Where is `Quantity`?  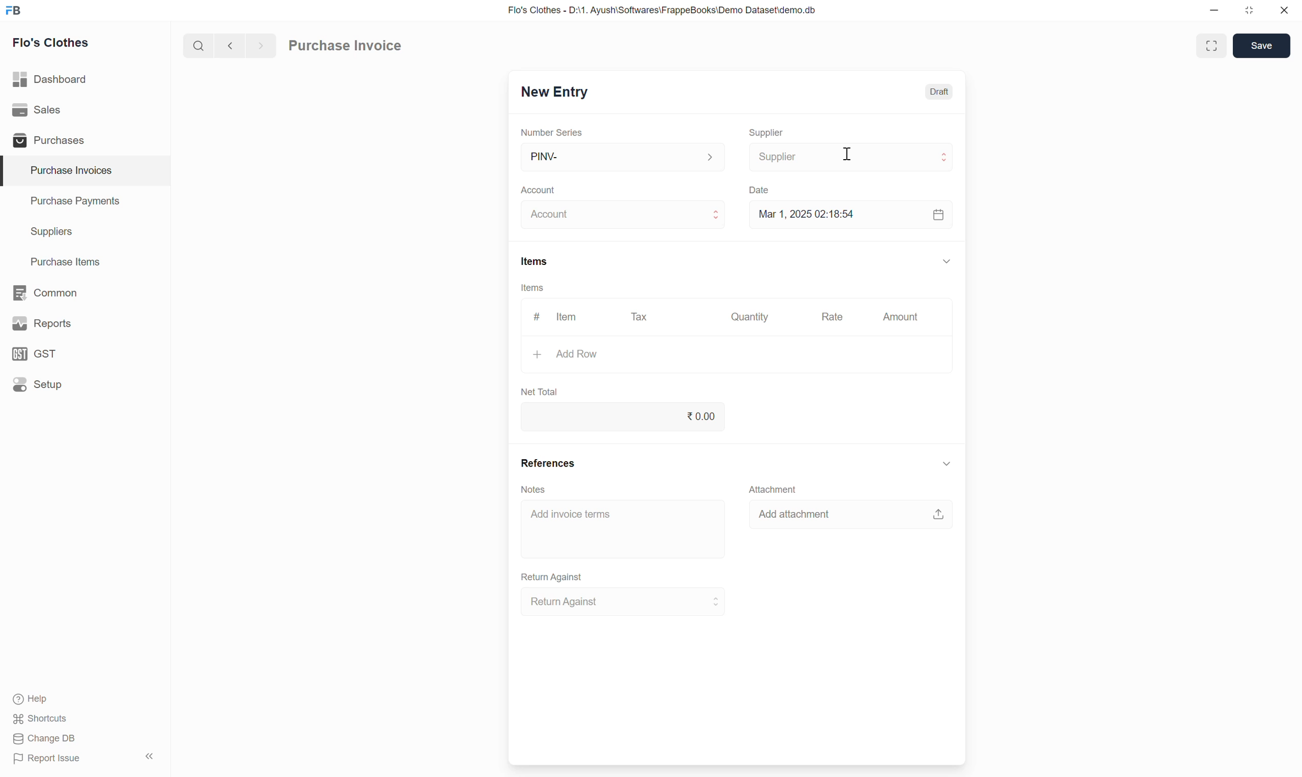
Quantity is located at coordinates (748, 317).